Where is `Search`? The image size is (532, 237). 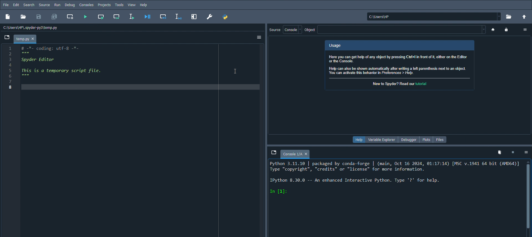 Search is located at coordinates (29, 5).